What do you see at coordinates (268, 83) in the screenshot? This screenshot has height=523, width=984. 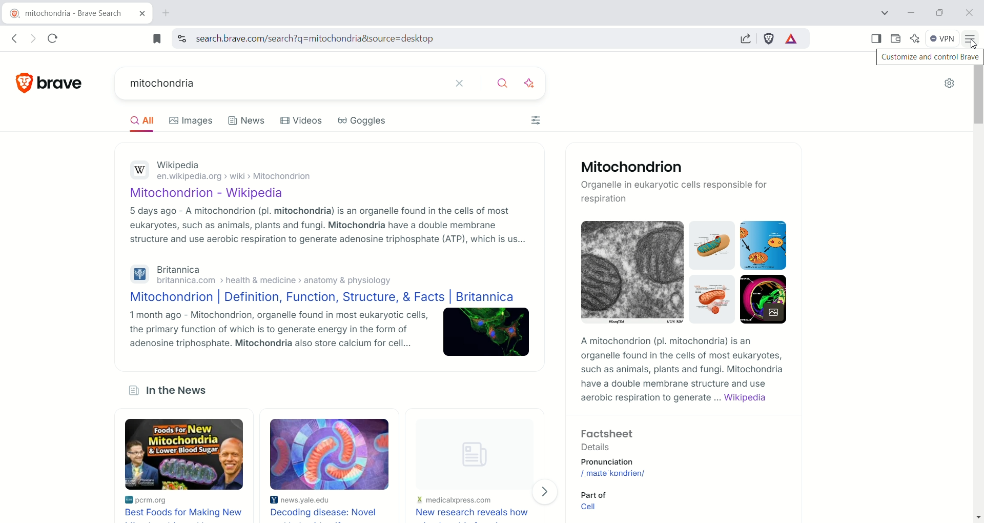 I see `mitochondria` at bounding box center [268, 83].